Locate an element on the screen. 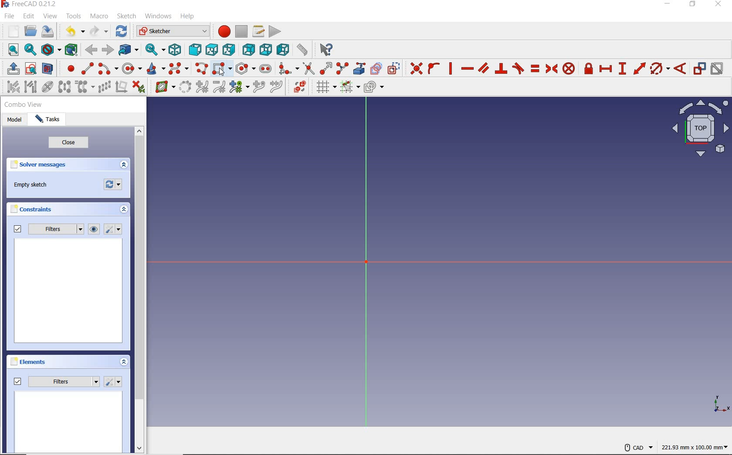  leave sketch is located at coordinates (11, 69).